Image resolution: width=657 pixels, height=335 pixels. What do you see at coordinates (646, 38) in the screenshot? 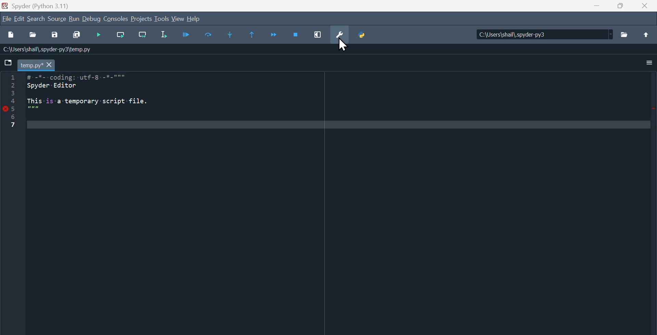
I see `File Upload` at bounding box center [646, 38].